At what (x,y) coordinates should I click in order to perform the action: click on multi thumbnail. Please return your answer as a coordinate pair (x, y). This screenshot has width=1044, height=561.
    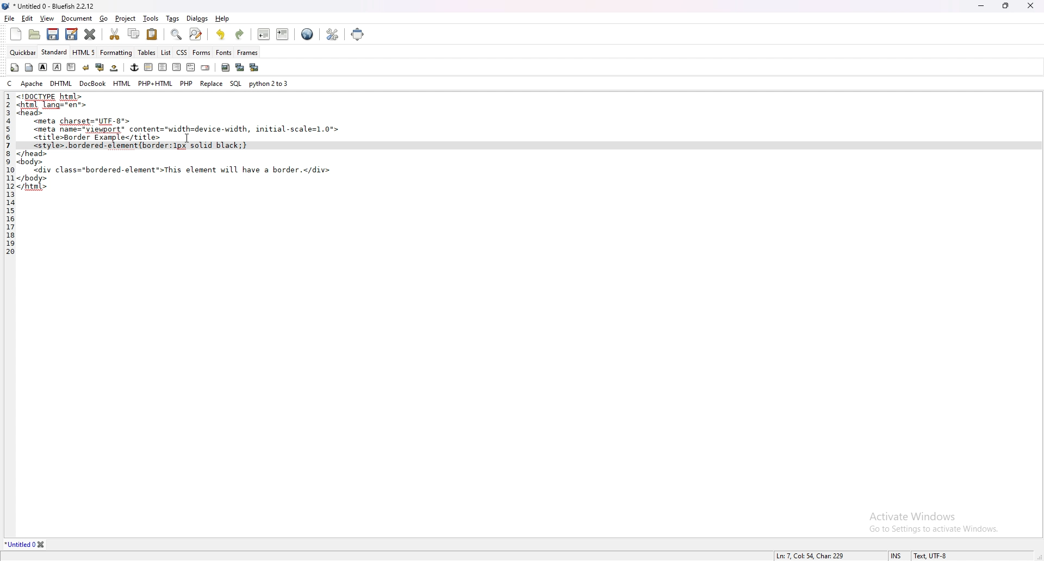
    Looking at the image, I should click on (256, 67).